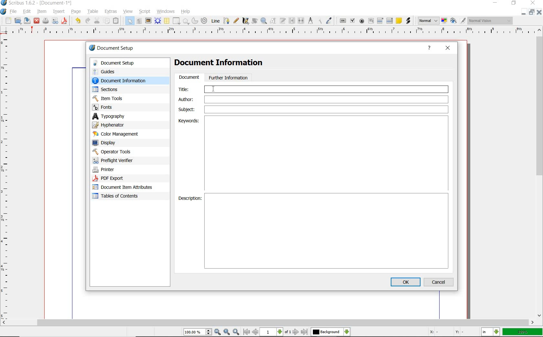 This screenshot has width=543, height=337. What do you see at coordinates (42, 12) in the screenshot?
I see `item` at bounding box center [42, 12].